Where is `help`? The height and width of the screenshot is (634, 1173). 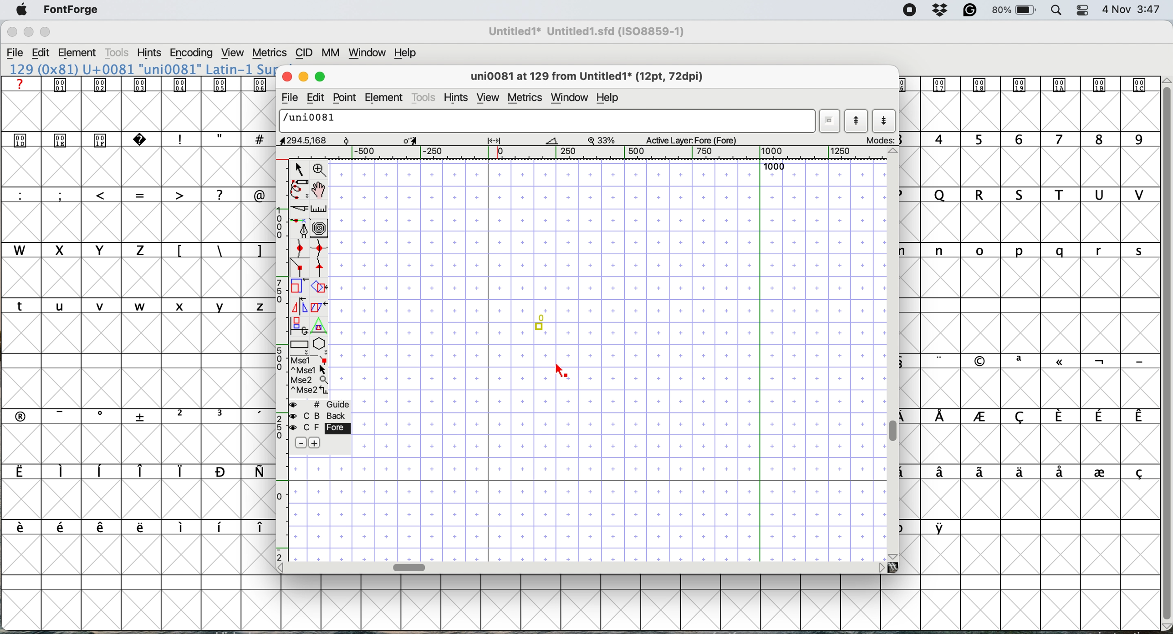 help is located at coordinates (608, 98).